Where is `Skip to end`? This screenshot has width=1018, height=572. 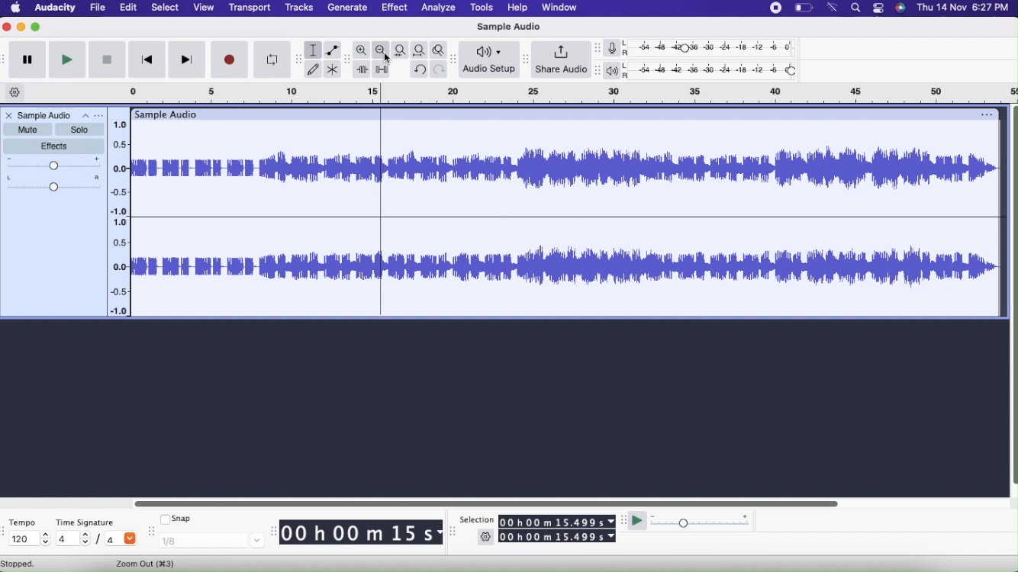
Skip to end is located at coordinates (186, 59).